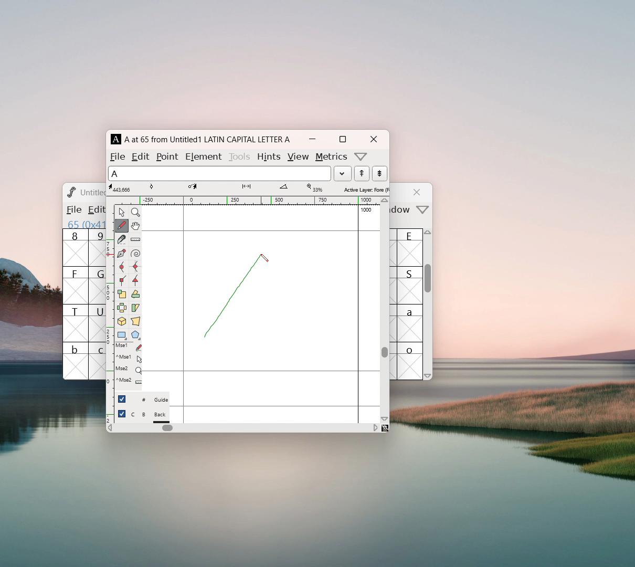  I want to click on add a curve point, so click(121, 267).